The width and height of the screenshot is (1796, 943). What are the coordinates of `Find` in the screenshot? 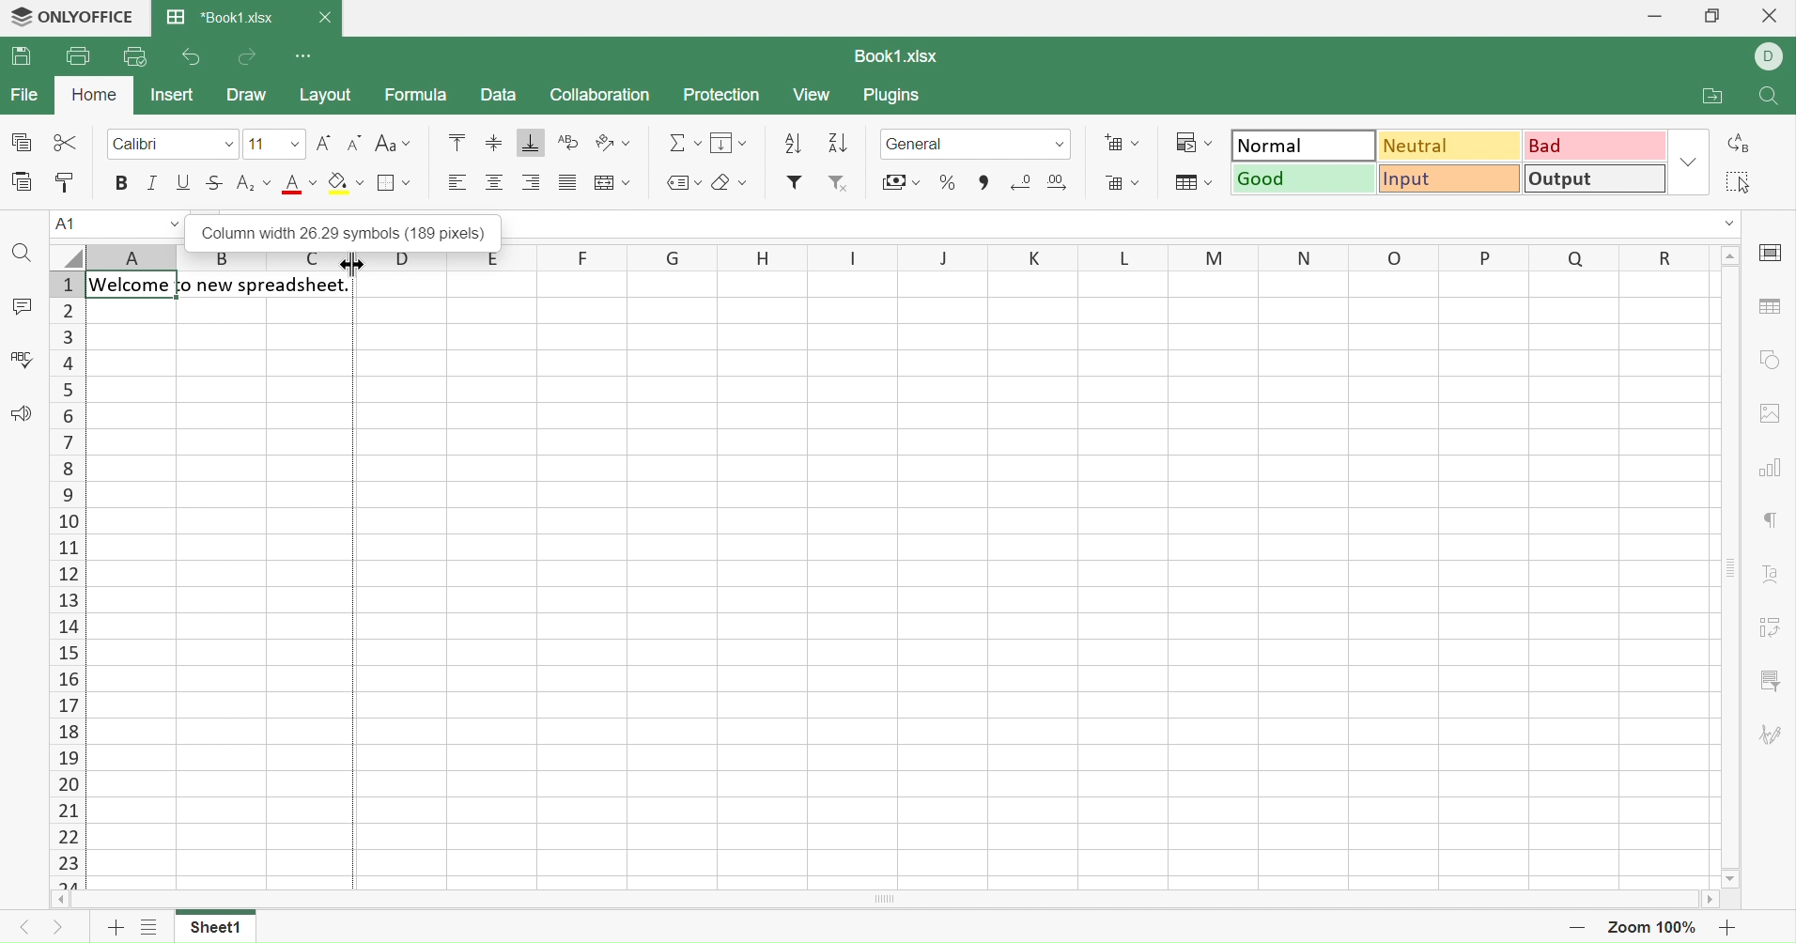 It's located at (1771, 99).